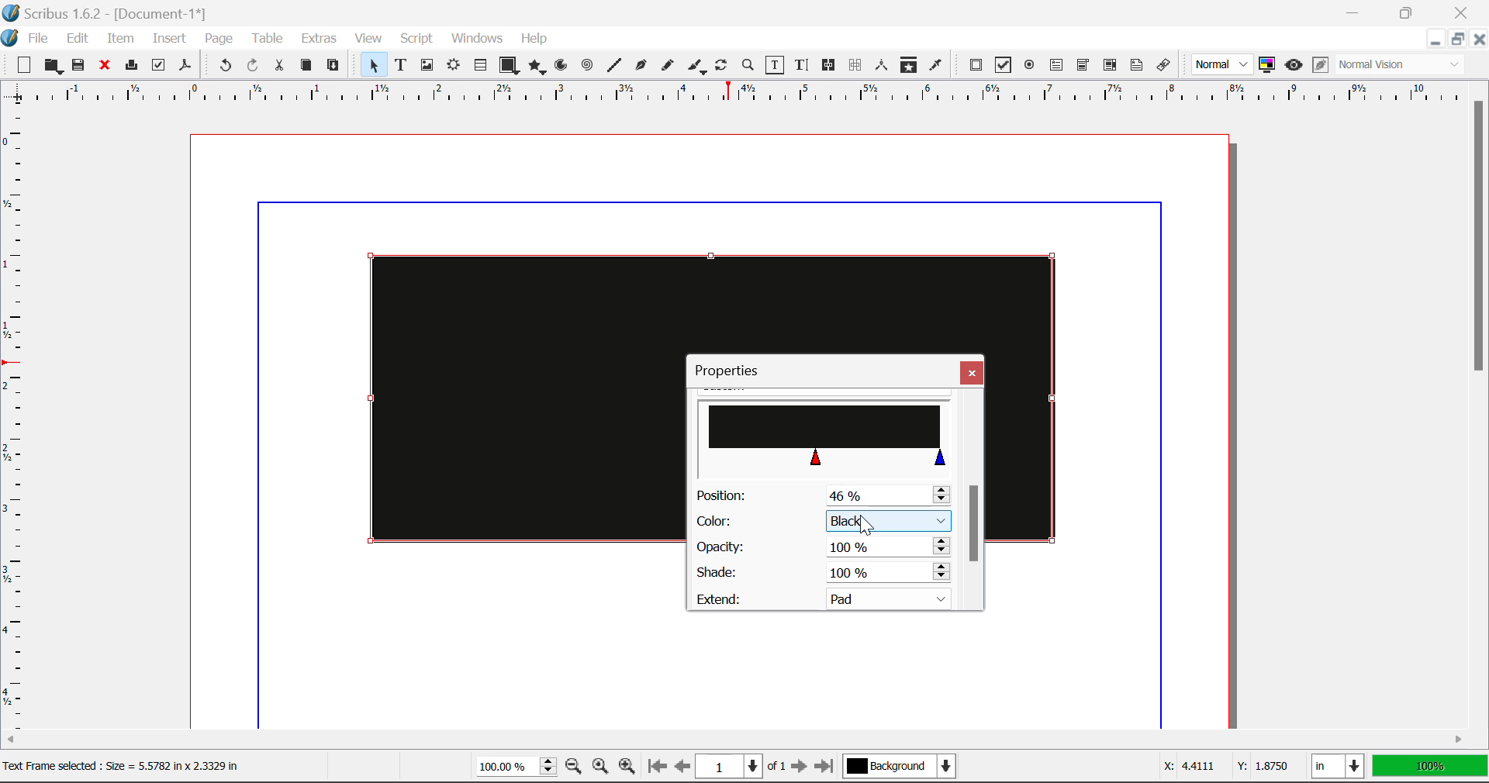  Describe the element at coordinates (1434, 40) in the screenshot. I see `Restore Down` at that location.